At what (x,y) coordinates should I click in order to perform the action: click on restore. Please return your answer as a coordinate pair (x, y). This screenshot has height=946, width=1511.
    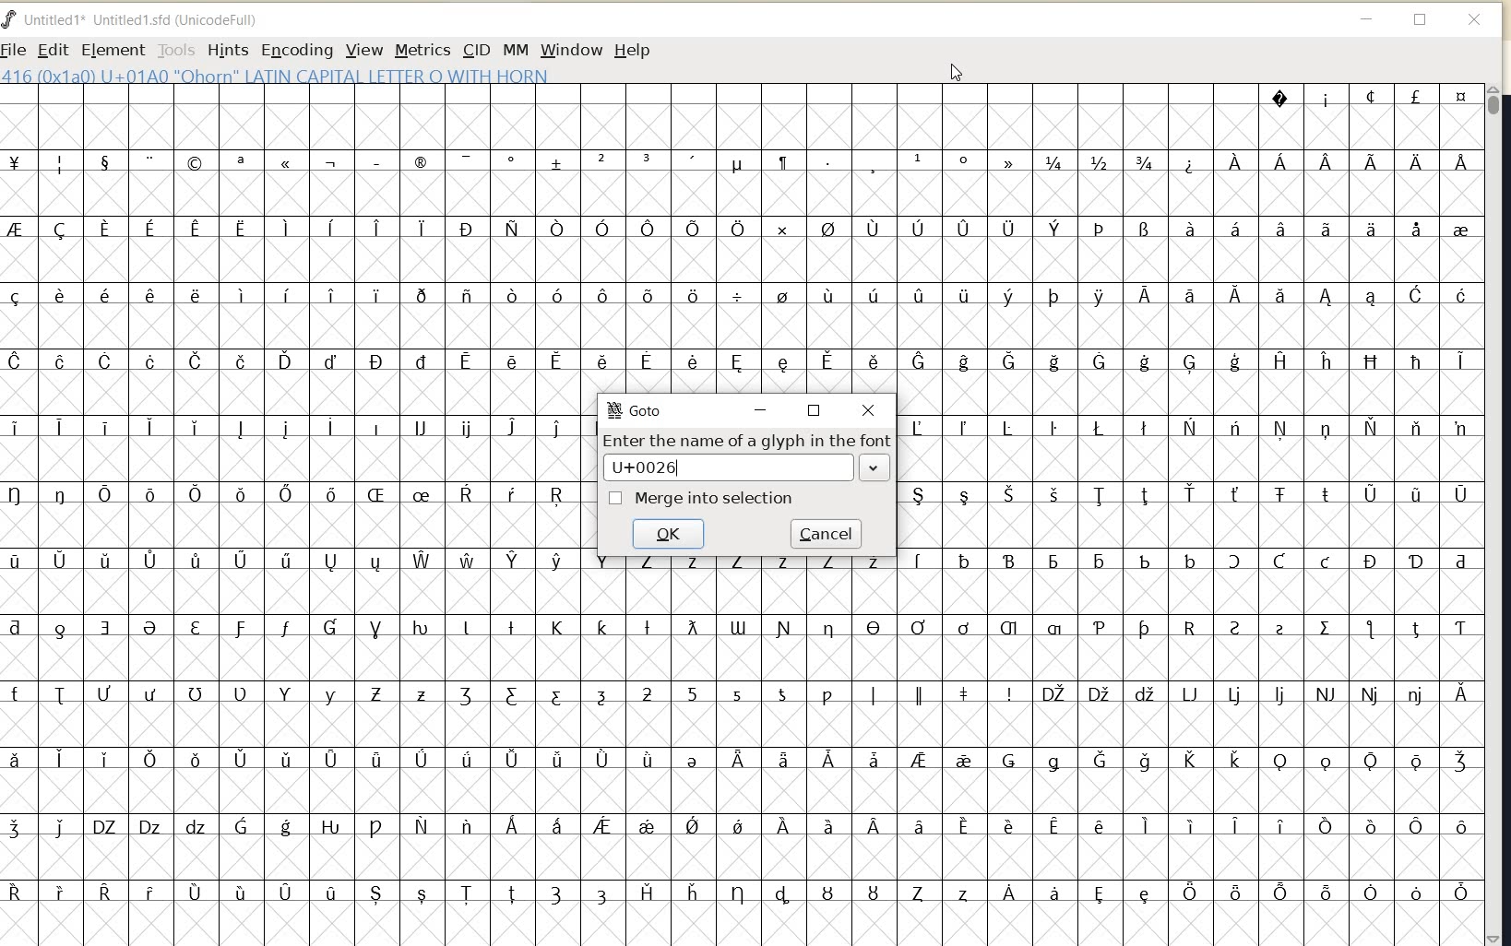
    Looking at the image, I should click on (819, 408).